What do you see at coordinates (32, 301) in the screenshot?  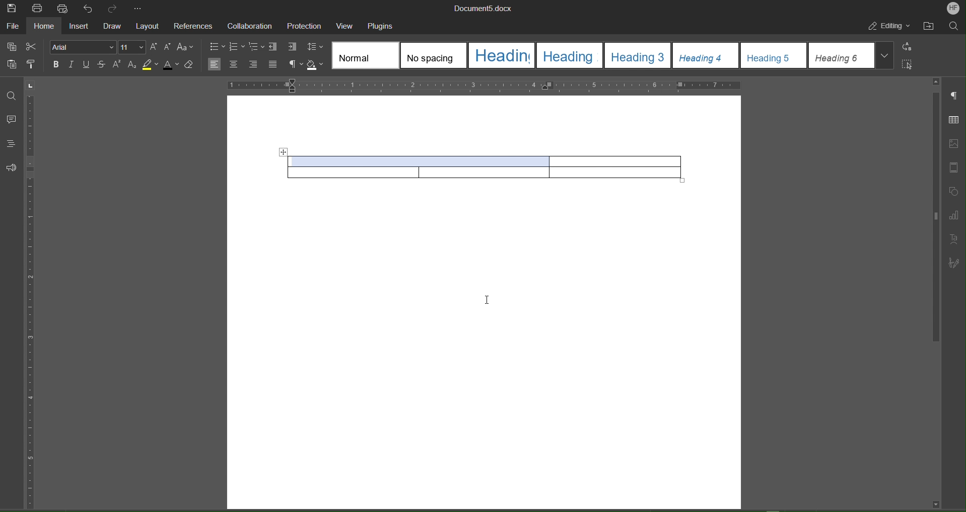 I see `Vertical Ruler` at bounding box center [32, 301].